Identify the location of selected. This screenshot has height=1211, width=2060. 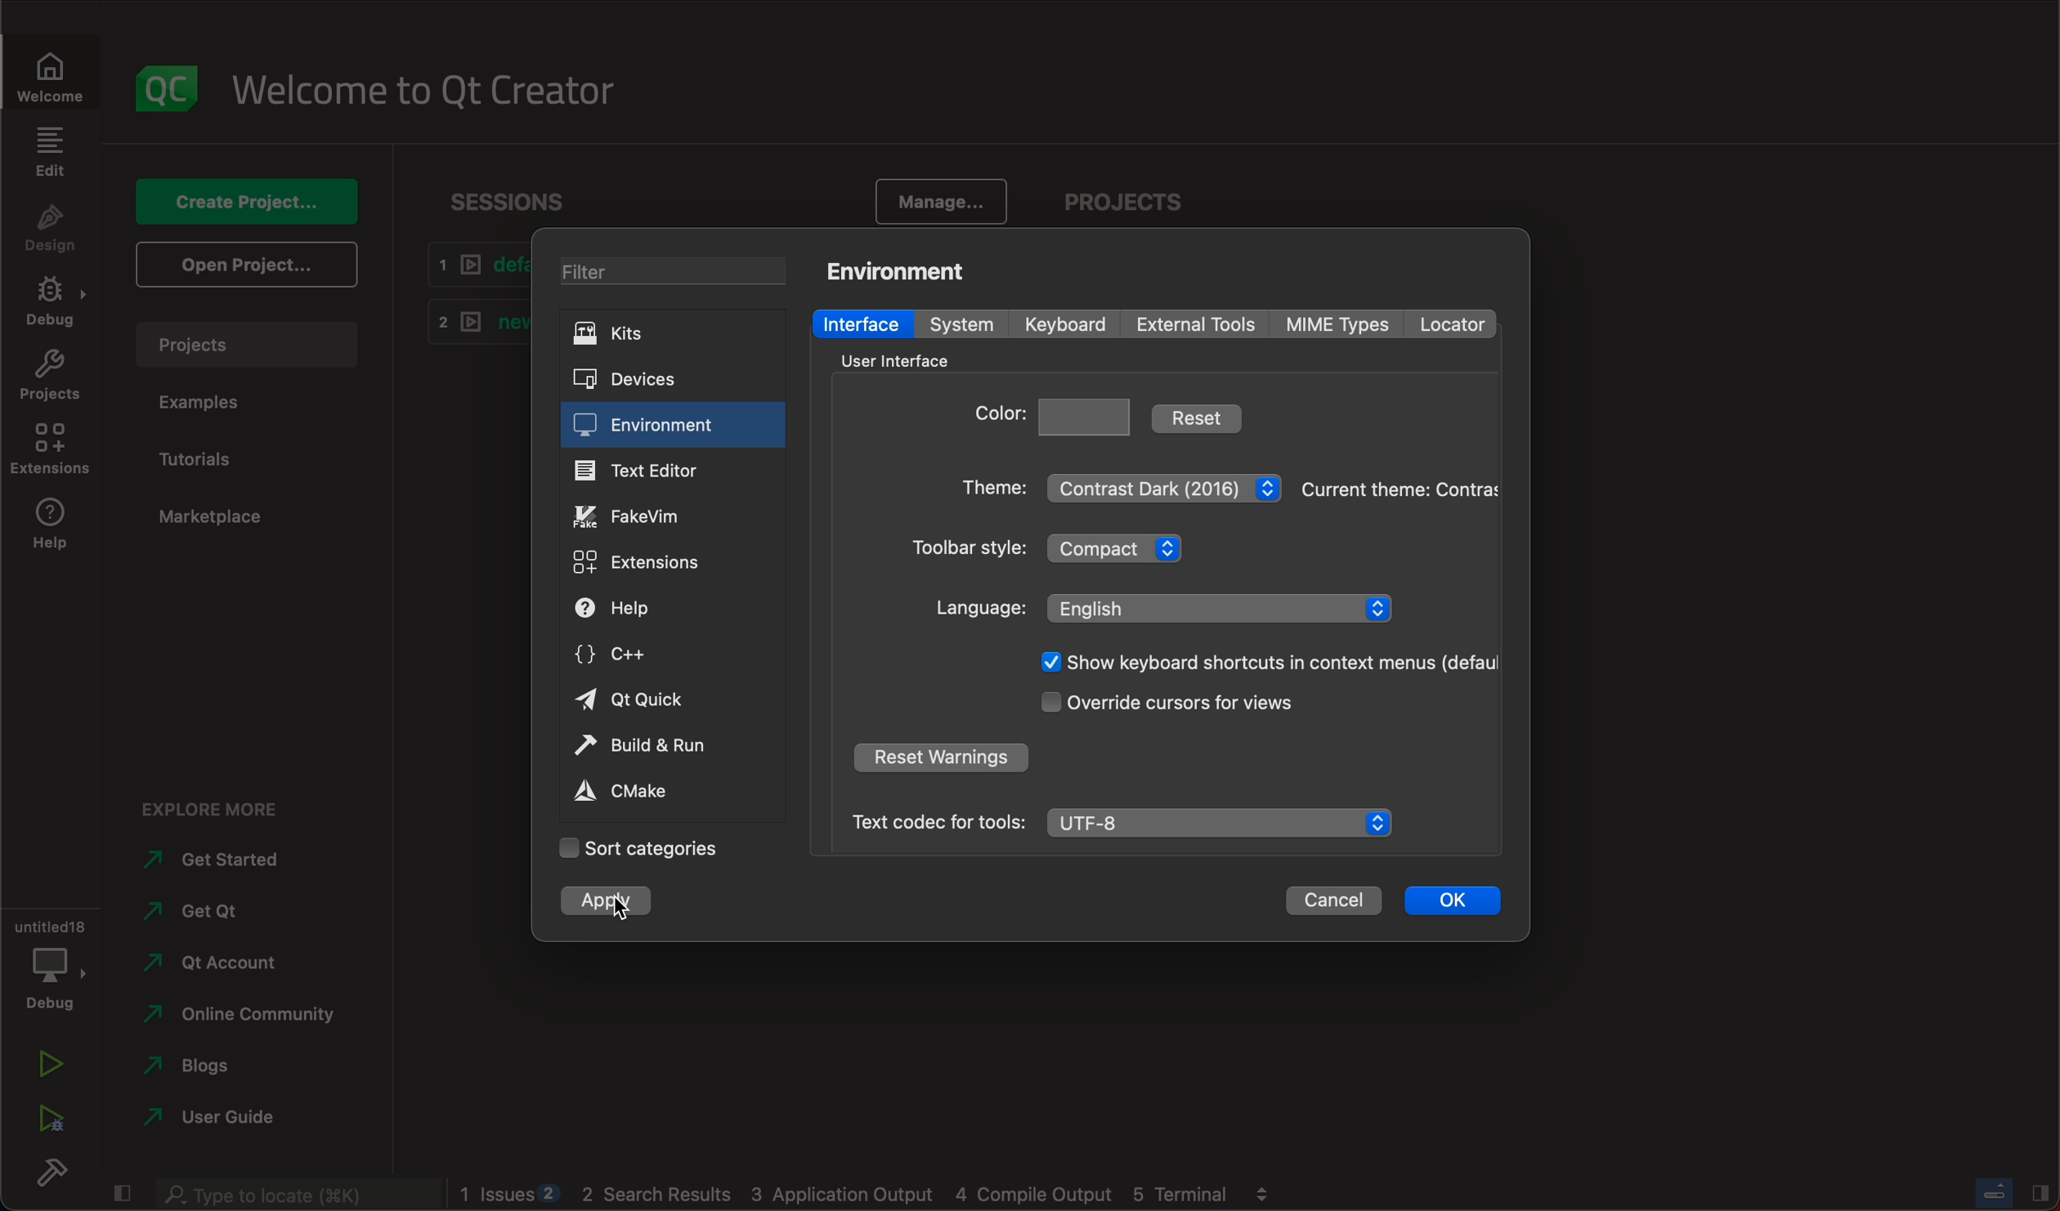
(597, 900).